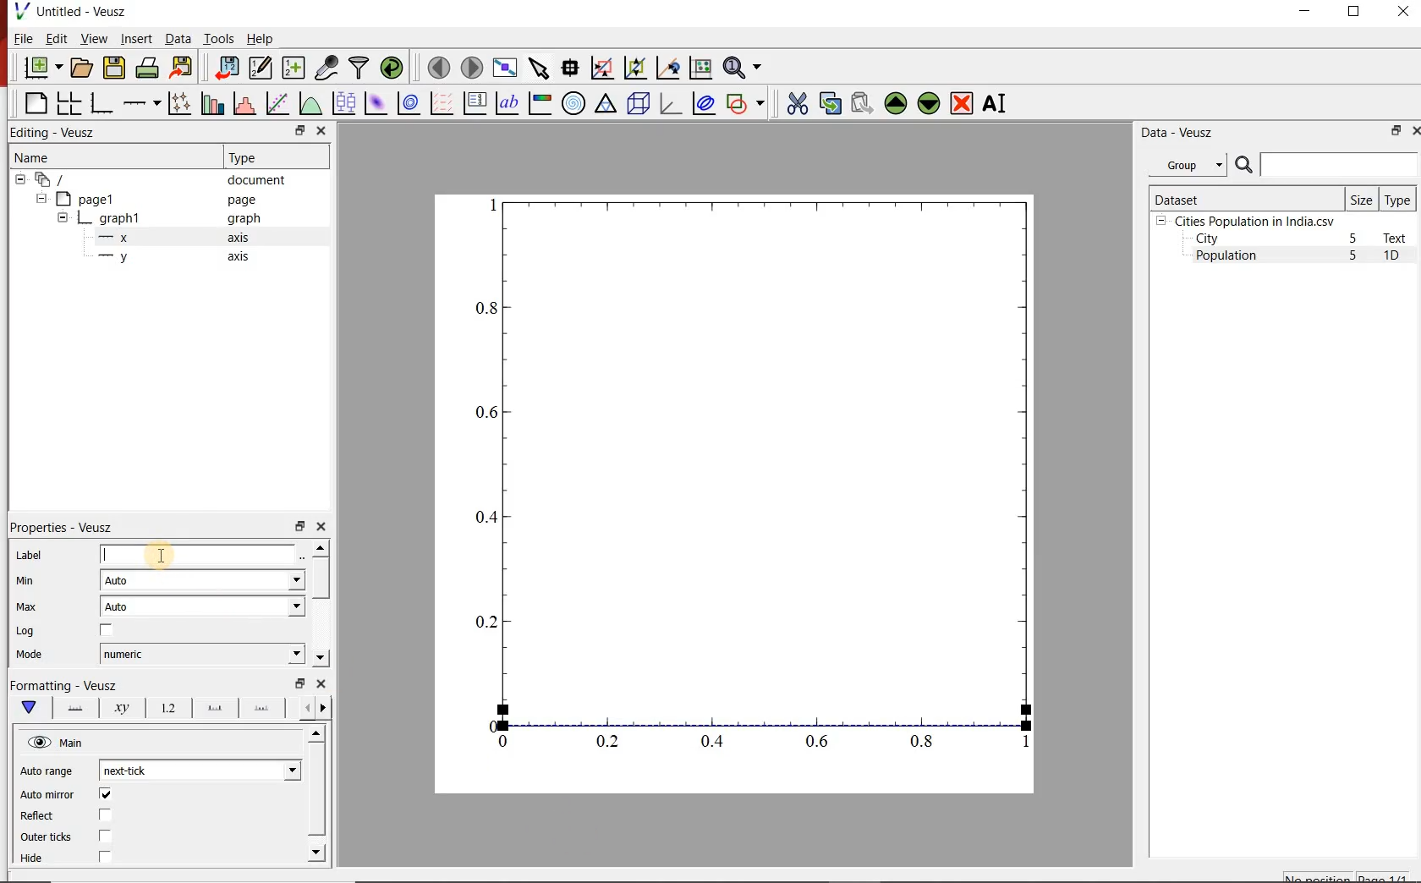 This screenshot has height=883, width=1421. I want to click on Group datasets with property given, so click(1187, 164).